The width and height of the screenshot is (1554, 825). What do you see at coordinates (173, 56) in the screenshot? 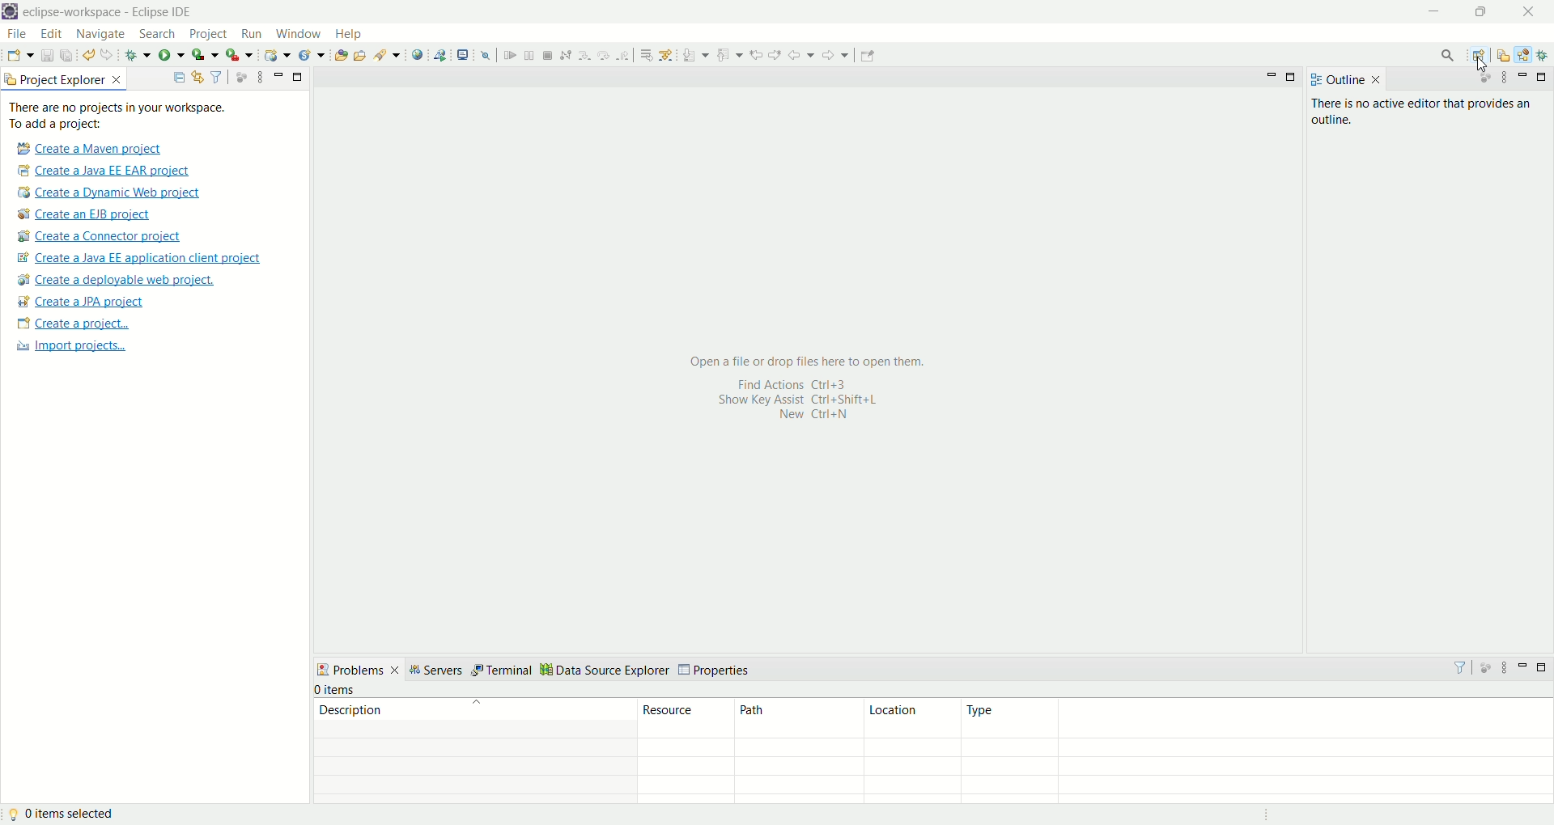
I see `run` at bounding box center [173, 56].